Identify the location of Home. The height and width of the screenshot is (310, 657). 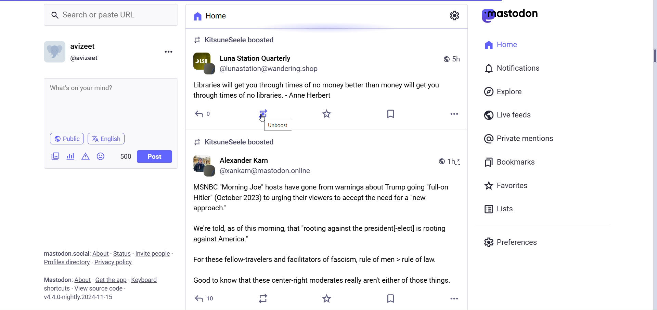
(505, 45).